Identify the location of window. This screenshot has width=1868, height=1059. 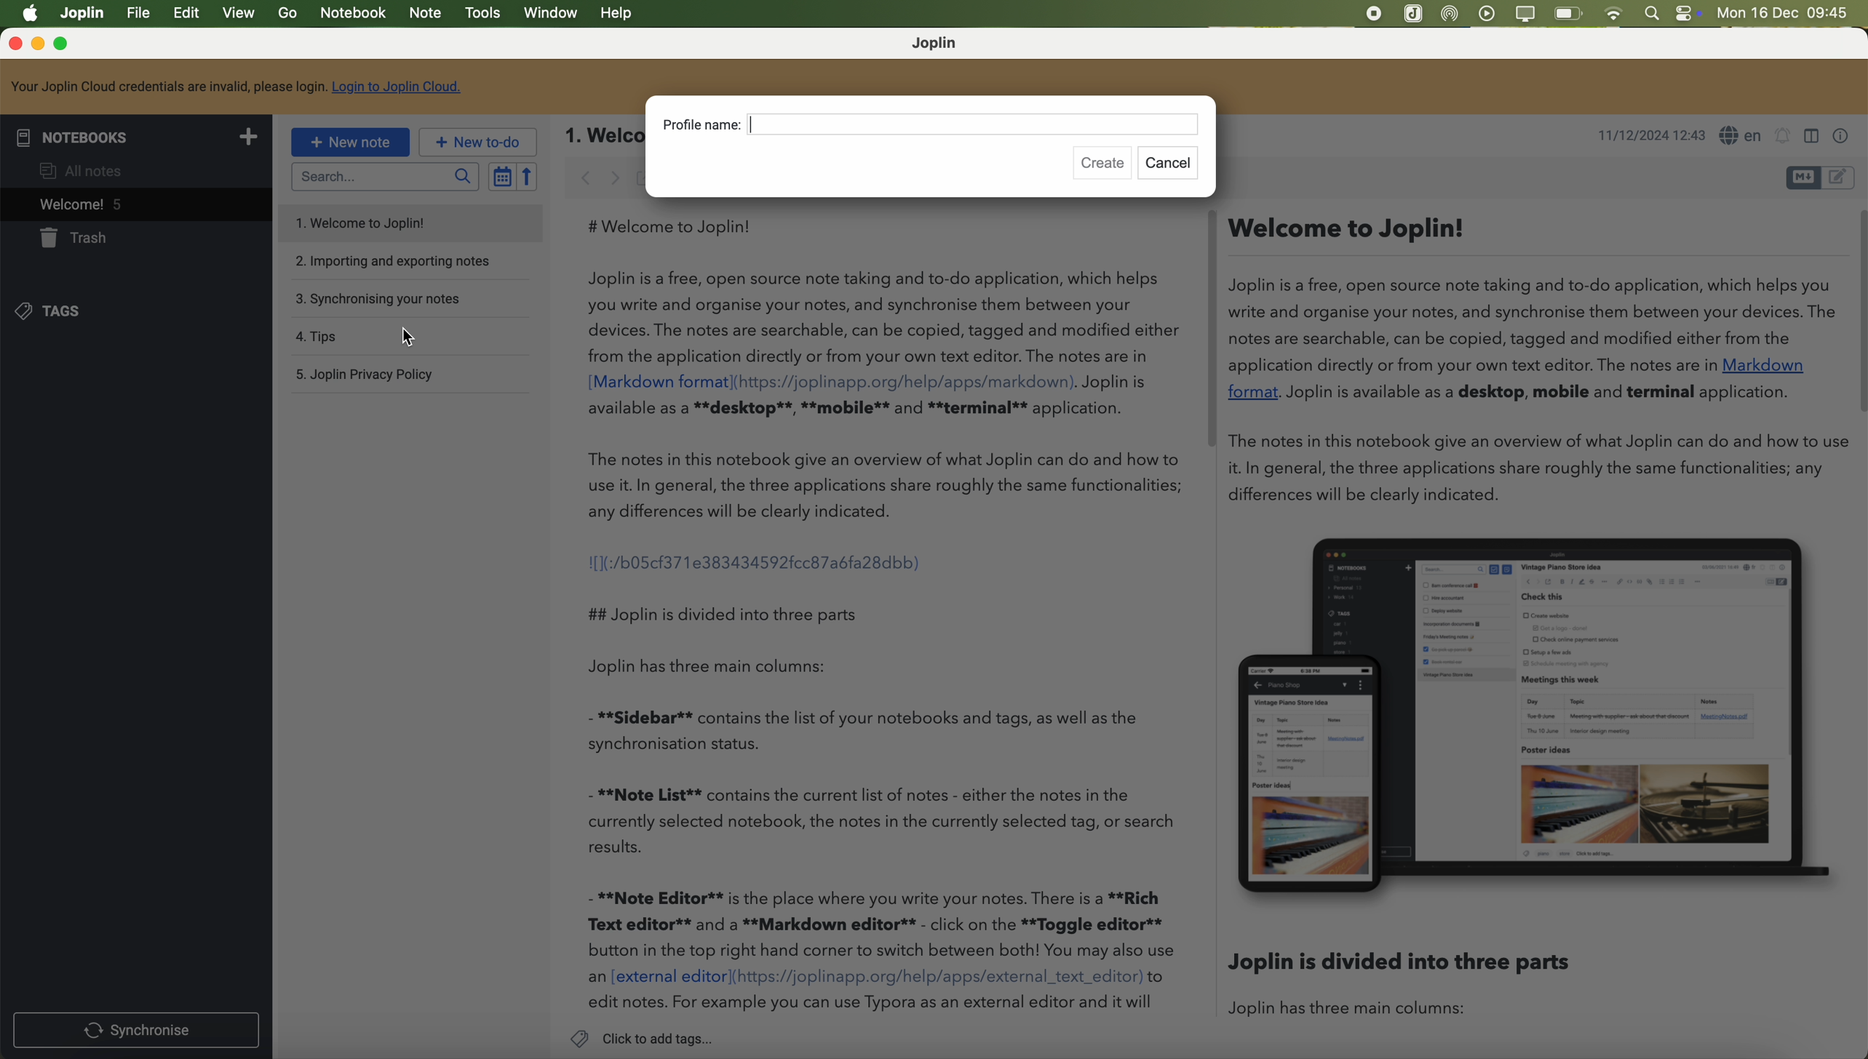
(551, 15).